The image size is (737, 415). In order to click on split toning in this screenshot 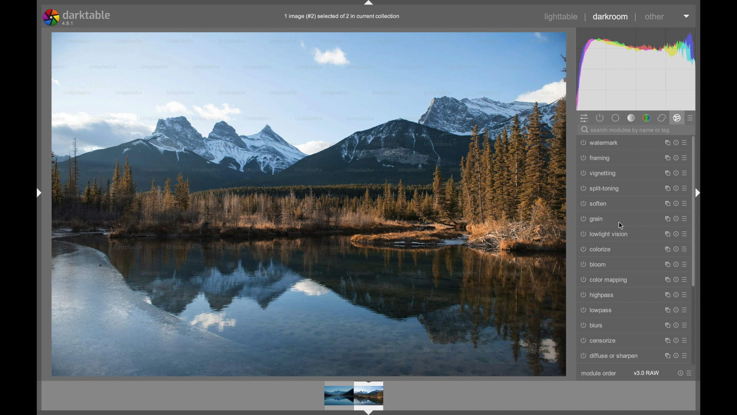, I will do `click(600, 188)`.